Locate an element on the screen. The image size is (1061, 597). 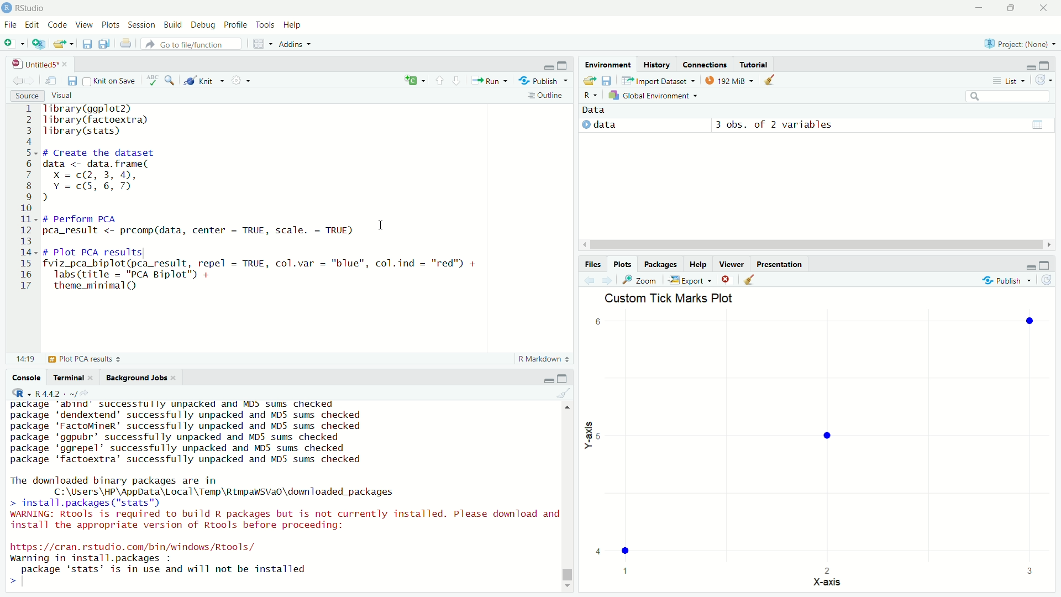
Edit is located at coordinates (33, 25).